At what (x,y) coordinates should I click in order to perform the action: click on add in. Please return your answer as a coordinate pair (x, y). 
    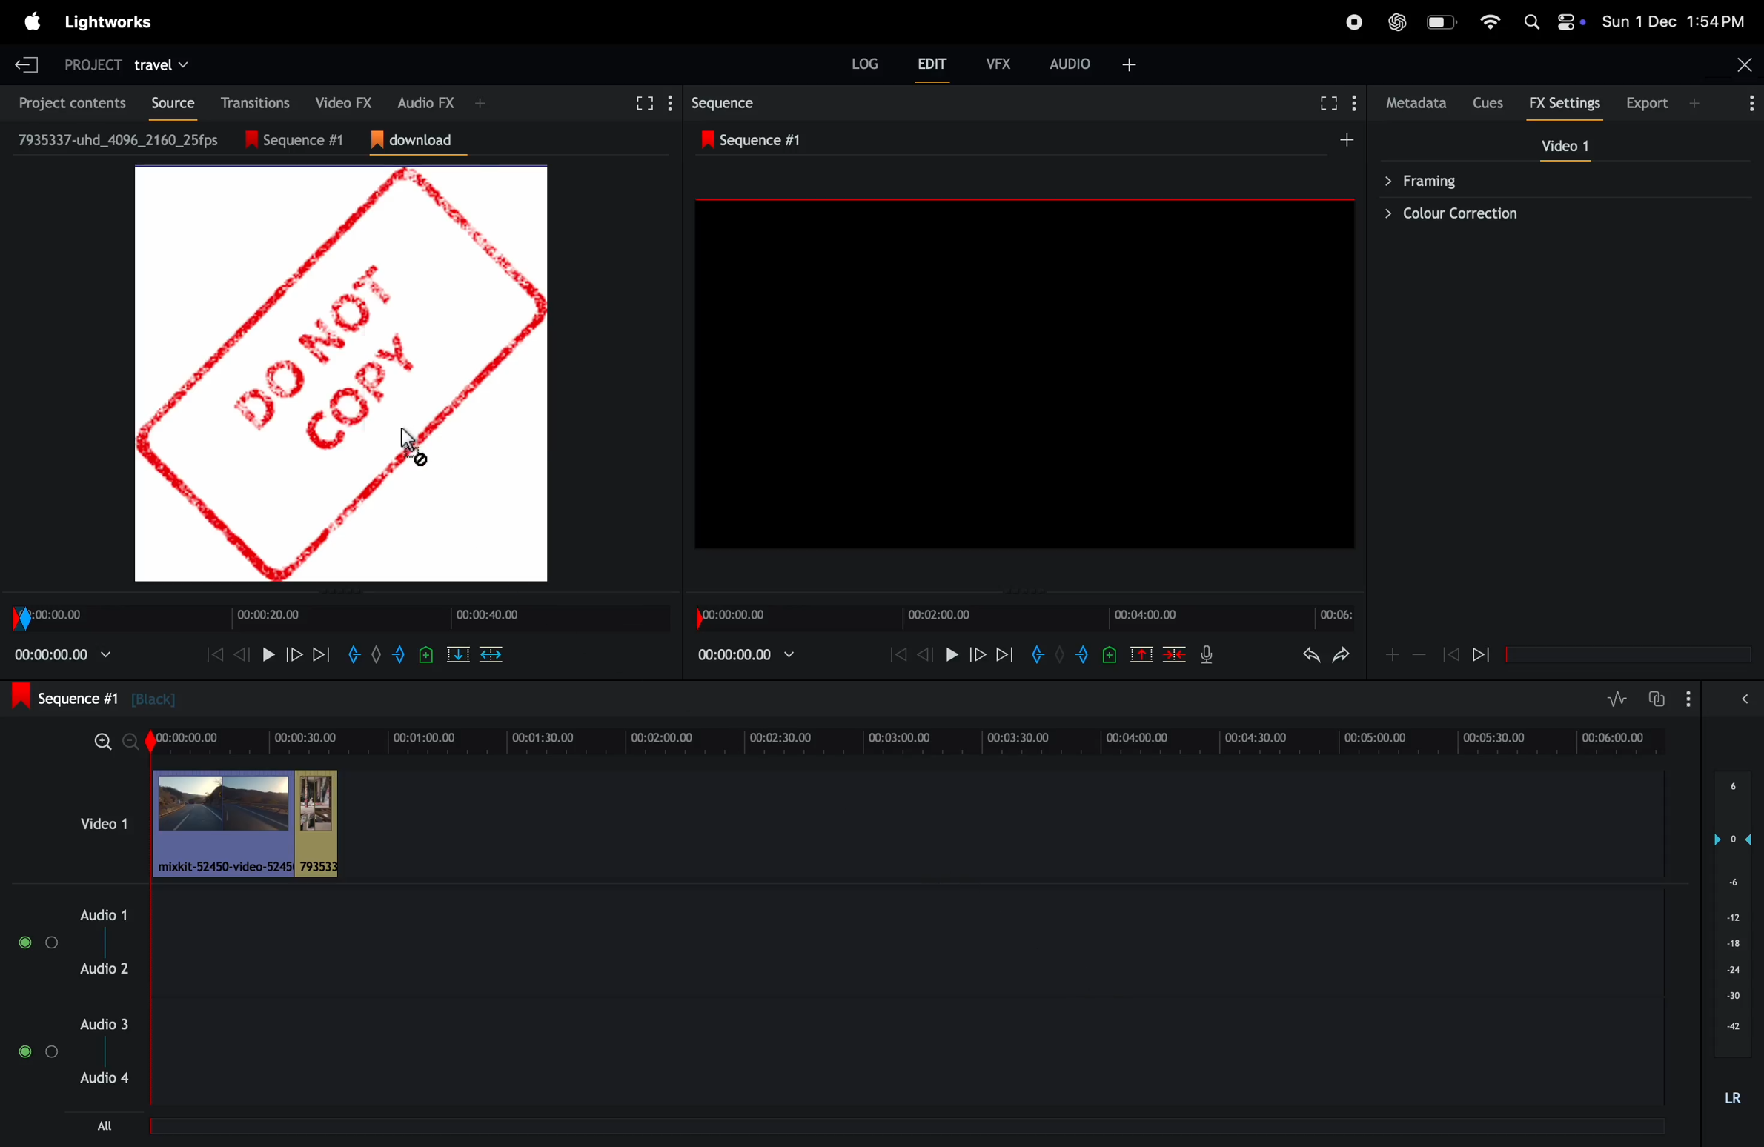
    Looking at the image, I should click on (1035, 654).